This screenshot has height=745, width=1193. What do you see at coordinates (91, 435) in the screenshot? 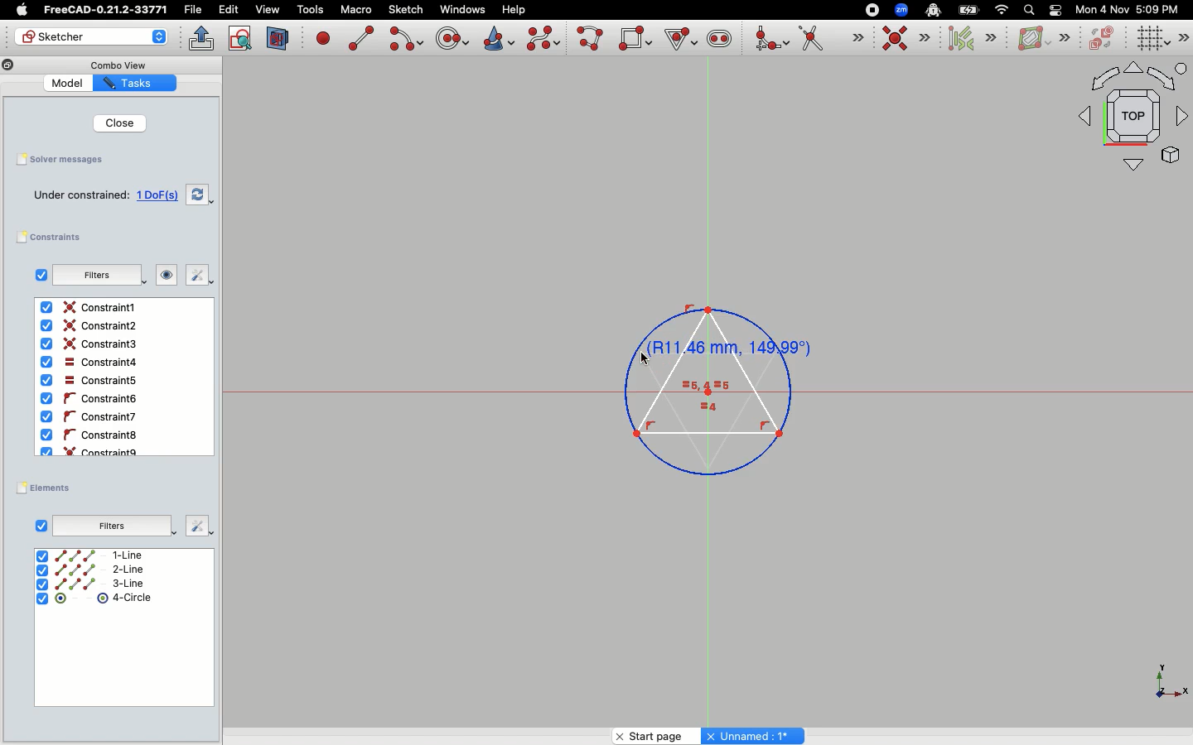
I see `Constraint8` at bounding box center [91, 435].